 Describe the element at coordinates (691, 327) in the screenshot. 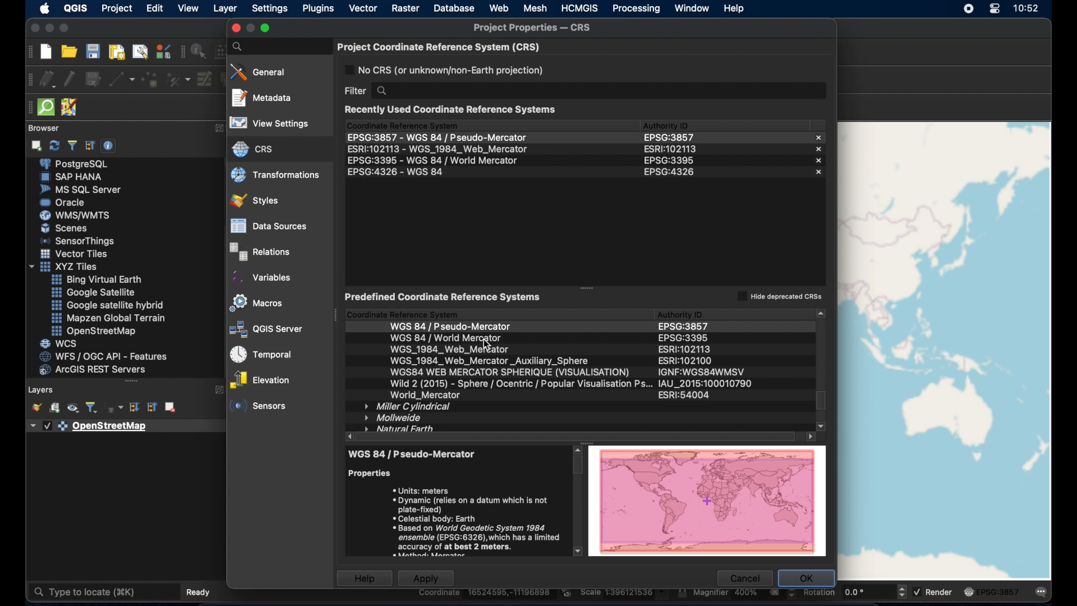

I see `authority id` at that location.